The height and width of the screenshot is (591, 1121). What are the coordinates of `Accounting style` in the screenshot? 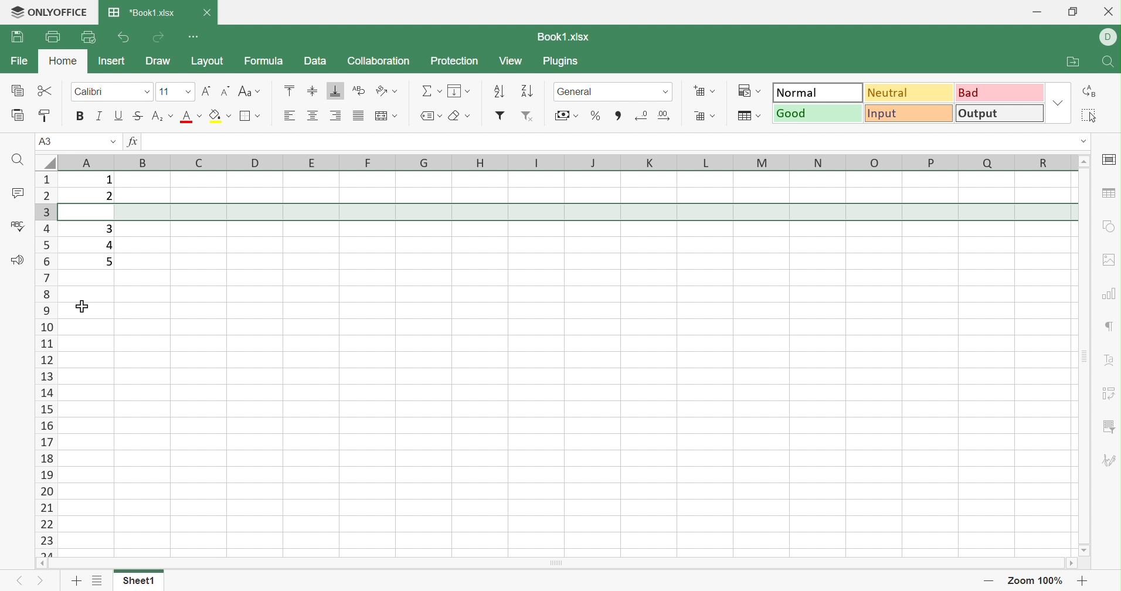 It's located at (560, 117).